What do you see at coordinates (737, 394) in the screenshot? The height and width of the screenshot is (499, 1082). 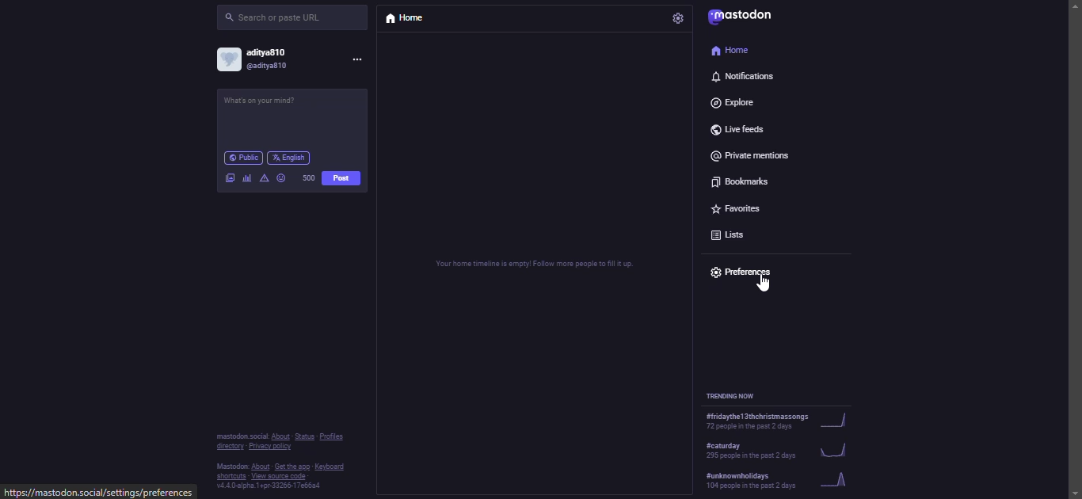 I see `trending` at bounding box center [737, 394].